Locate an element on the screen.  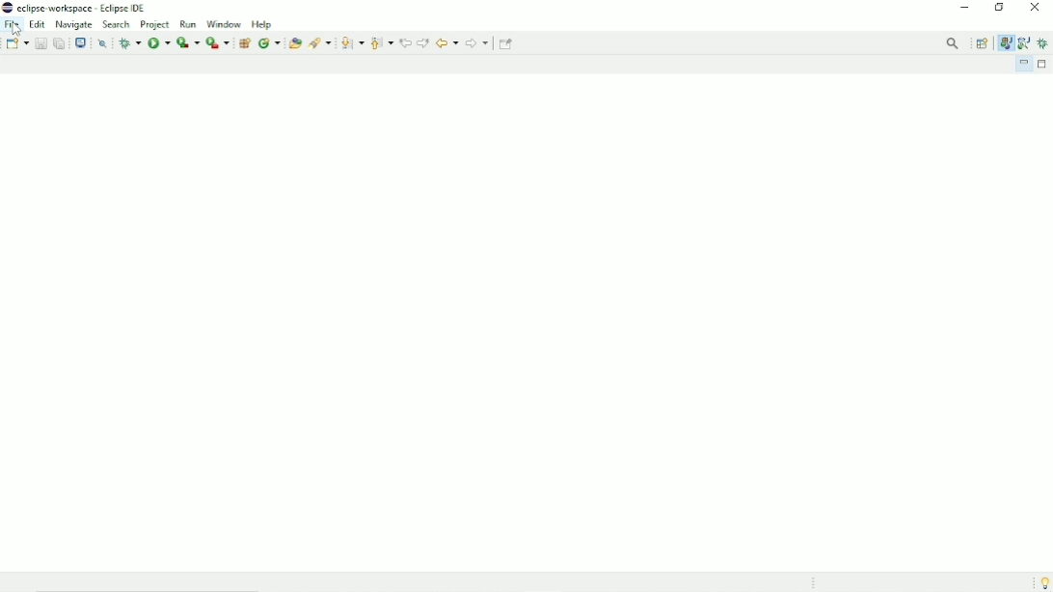
Skip all breakpoints is located at coordinates (102, 43).